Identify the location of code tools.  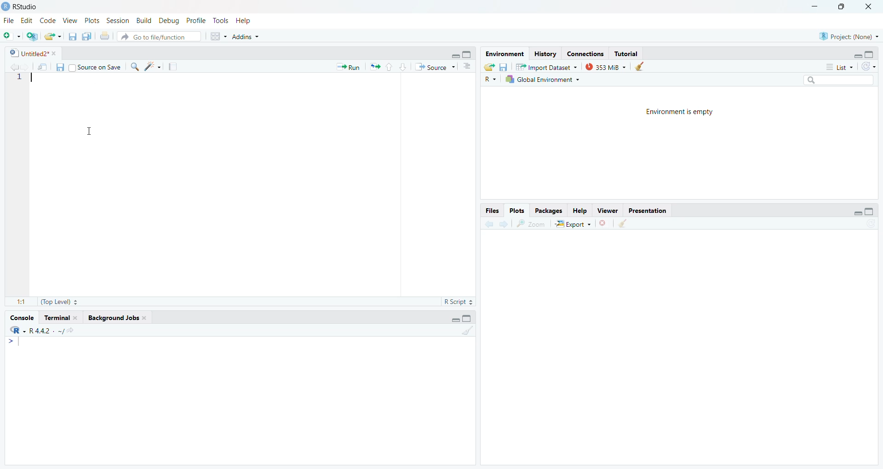
(154, 67).